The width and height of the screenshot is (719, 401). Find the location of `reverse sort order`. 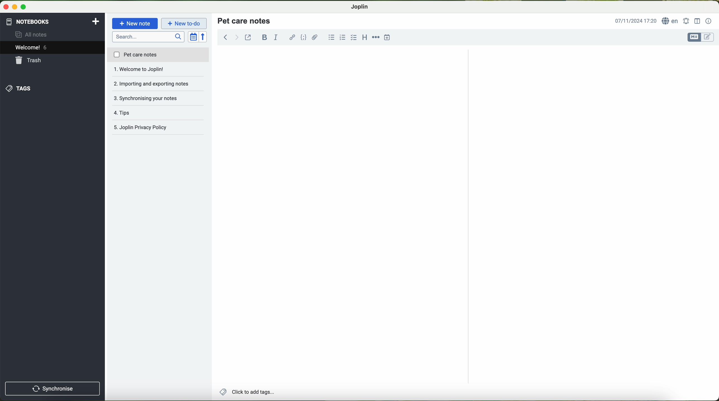

reverse sort order is located at coordinates (205, 37).